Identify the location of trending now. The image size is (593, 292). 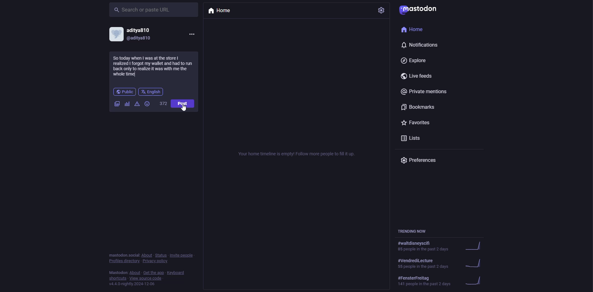
(413, 231).